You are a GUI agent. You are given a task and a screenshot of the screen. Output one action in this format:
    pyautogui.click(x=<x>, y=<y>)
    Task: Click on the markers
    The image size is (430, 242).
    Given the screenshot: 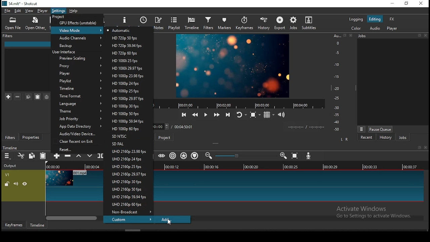 What is the action you would take?
    pyautogui.click(x=224, y=23)
    